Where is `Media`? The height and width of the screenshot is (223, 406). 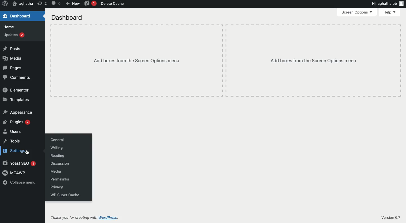 Media is located at coordinates (56, 171).